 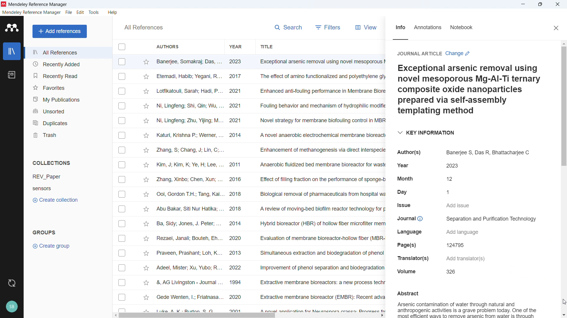 What do you see at coordinates (187, 282) in the screenshot?
I see `& ag livingston-journal` at bounding box center [187, 282].